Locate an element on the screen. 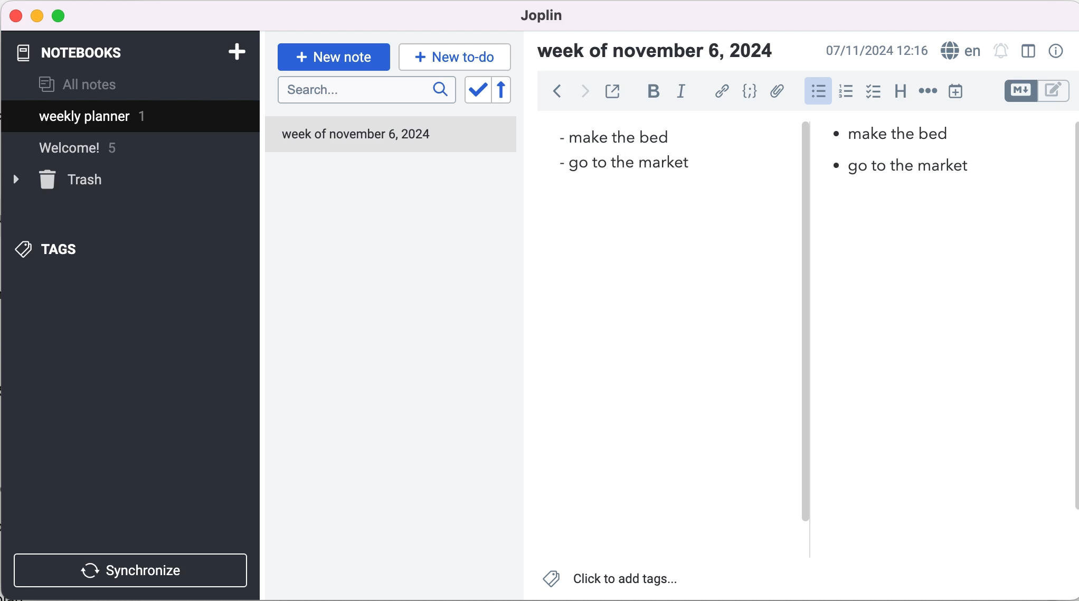  welcome! 5 is located at coordinates (91, 153).